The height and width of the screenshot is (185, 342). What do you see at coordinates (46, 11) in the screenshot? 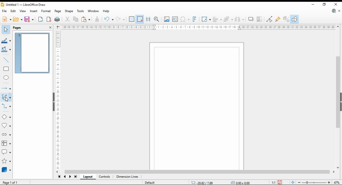
I see `format` at bounding box center [46, 11].